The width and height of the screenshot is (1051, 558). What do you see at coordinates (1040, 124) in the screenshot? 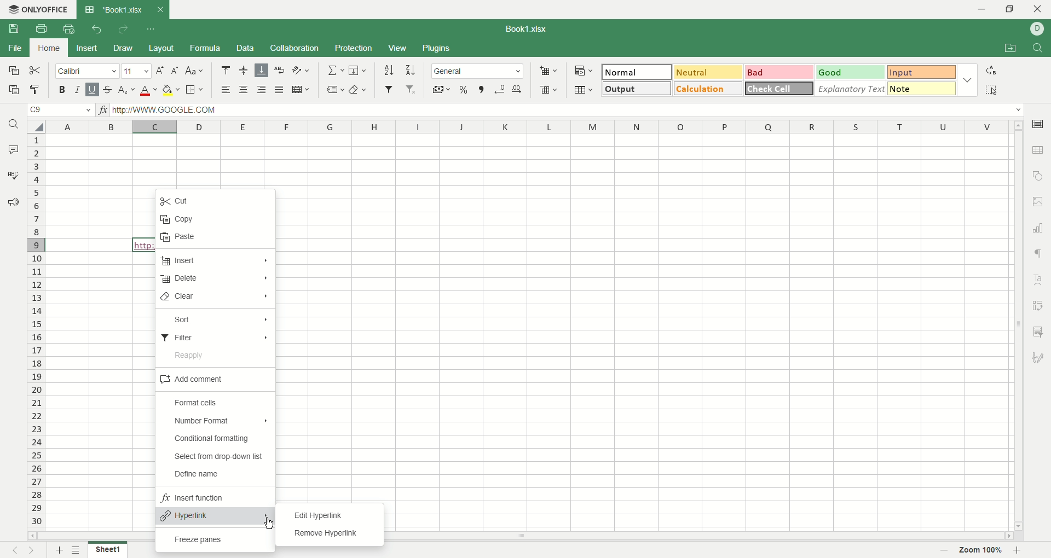
I see `cell option` at bounding box center [1040, 124].